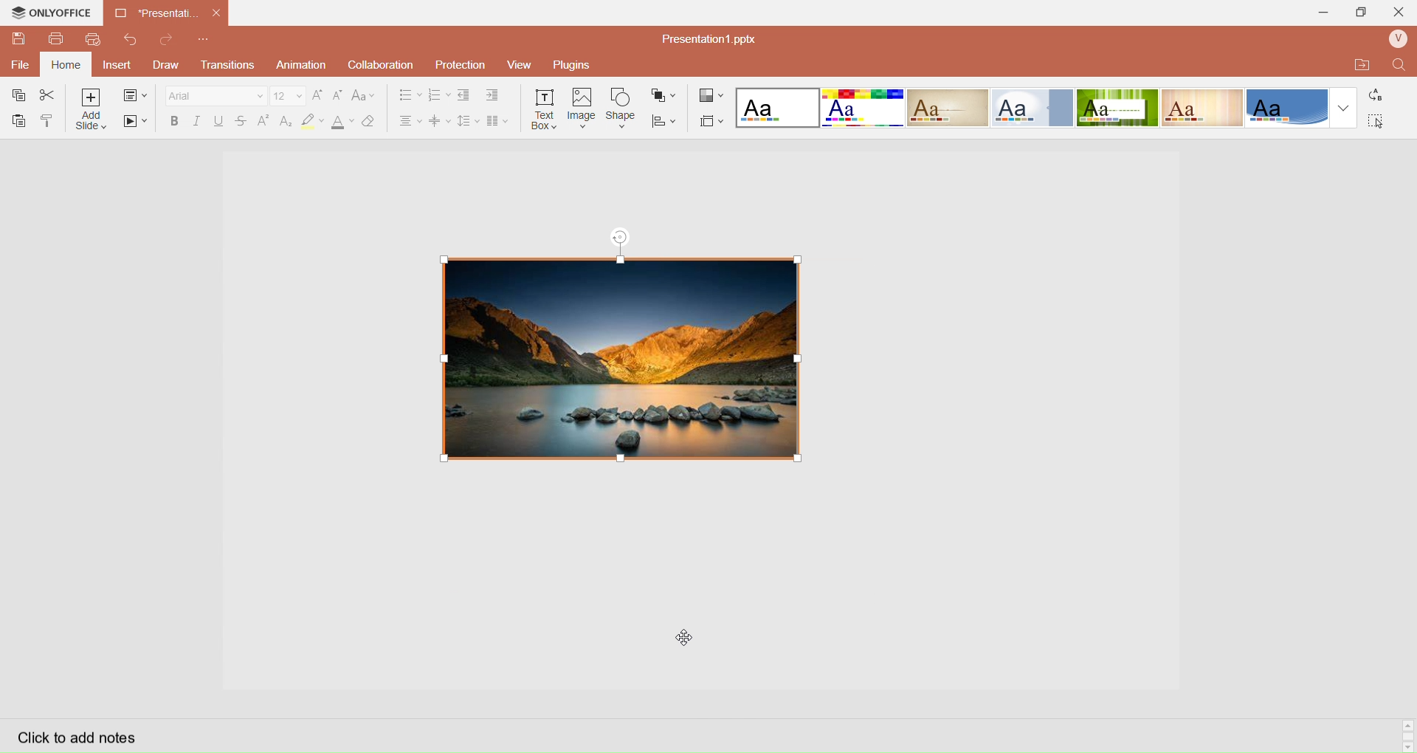 The width and height of the screenshot is (1417, 753). I want to click on Insert Image, so click(582, 109).